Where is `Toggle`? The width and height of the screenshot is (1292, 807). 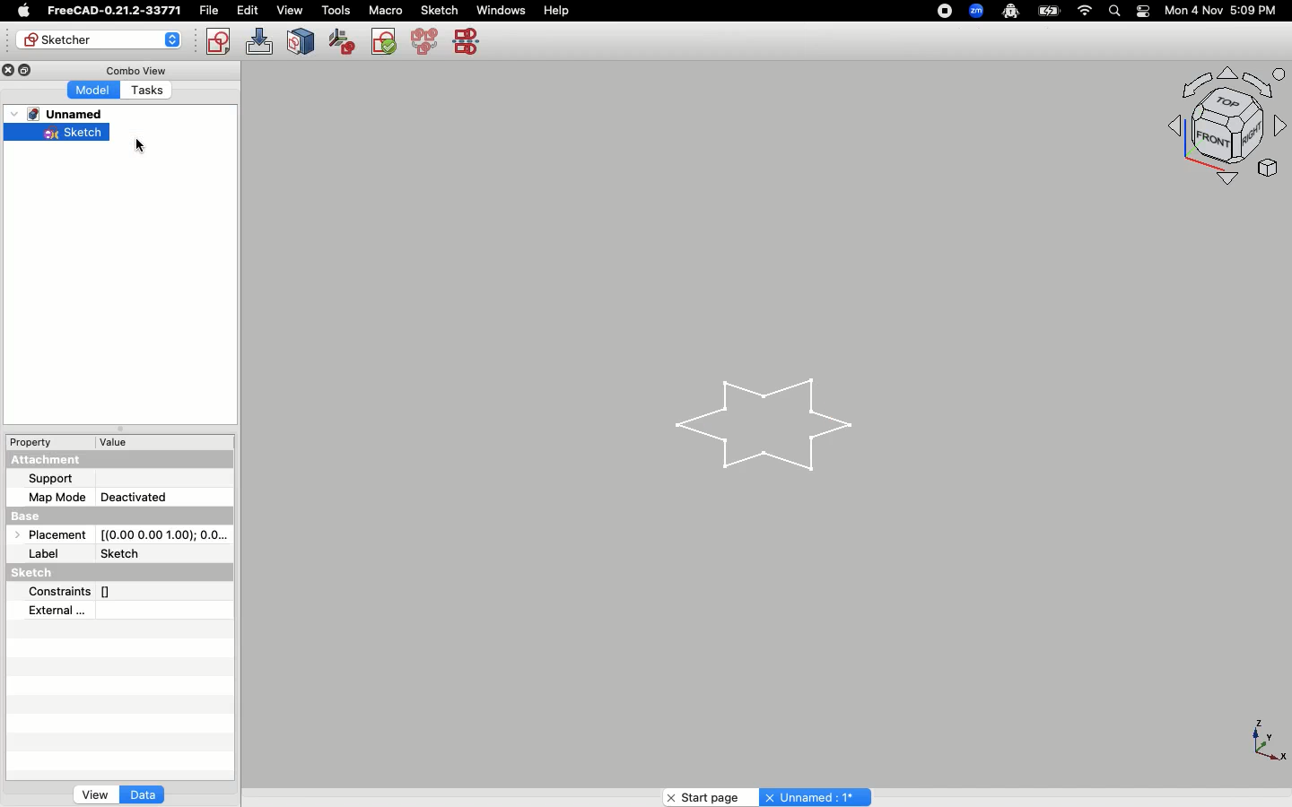
Toggle is located at coordinates (1143, 11).